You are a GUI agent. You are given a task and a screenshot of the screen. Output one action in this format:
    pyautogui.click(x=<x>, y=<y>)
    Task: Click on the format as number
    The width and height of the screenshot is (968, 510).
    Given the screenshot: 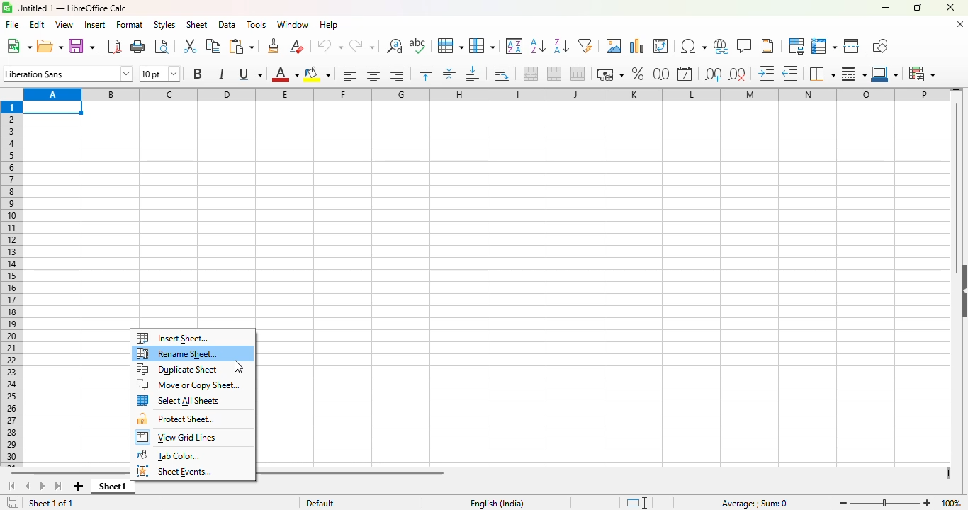 What is the action you would take?
    pyautogui.click(x=661, y=73)
    